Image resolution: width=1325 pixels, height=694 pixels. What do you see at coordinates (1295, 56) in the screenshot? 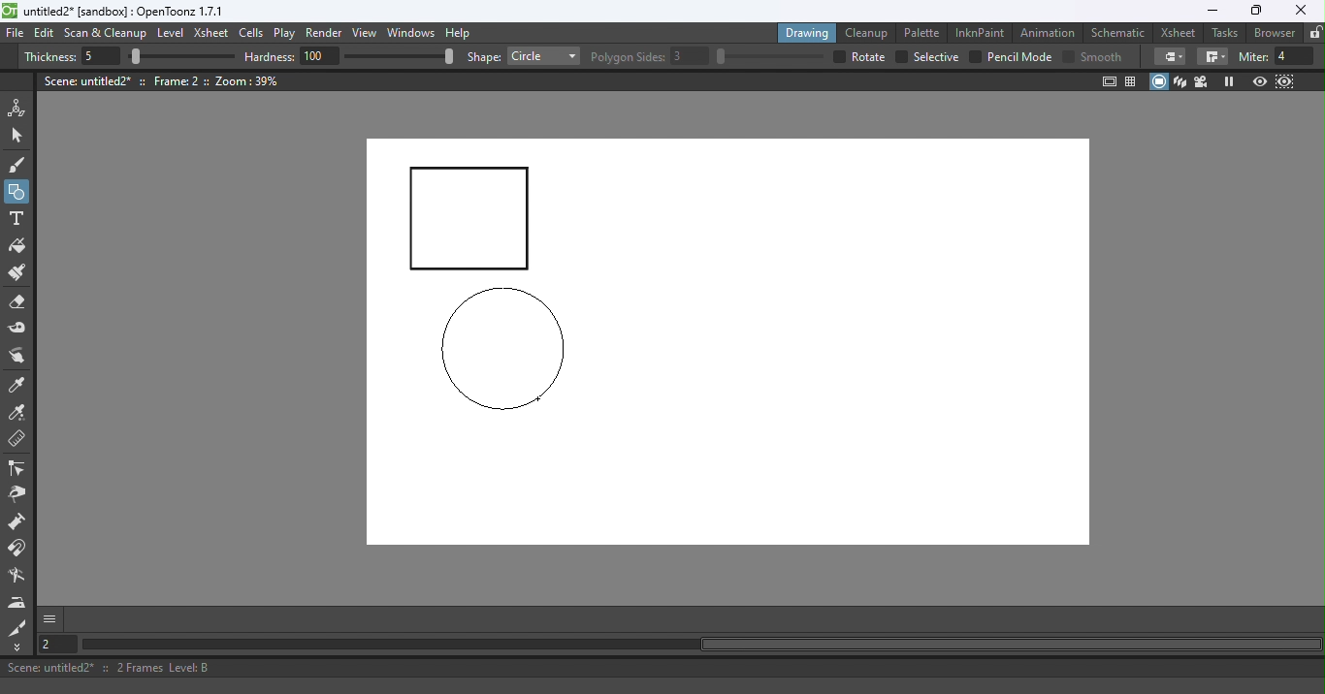
I see `4` at bounding box center [1295, 56].